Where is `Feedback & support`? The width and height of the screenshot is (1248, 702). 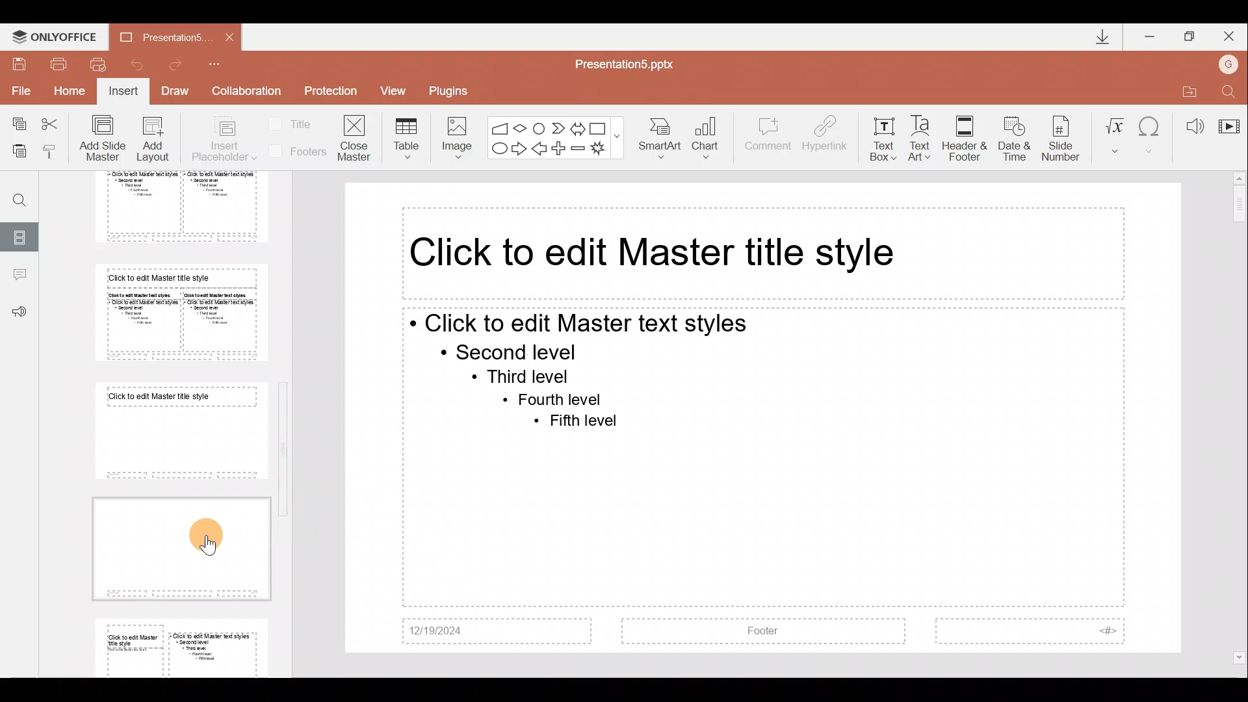
Feedback & support is located at coordinates (19, 313).